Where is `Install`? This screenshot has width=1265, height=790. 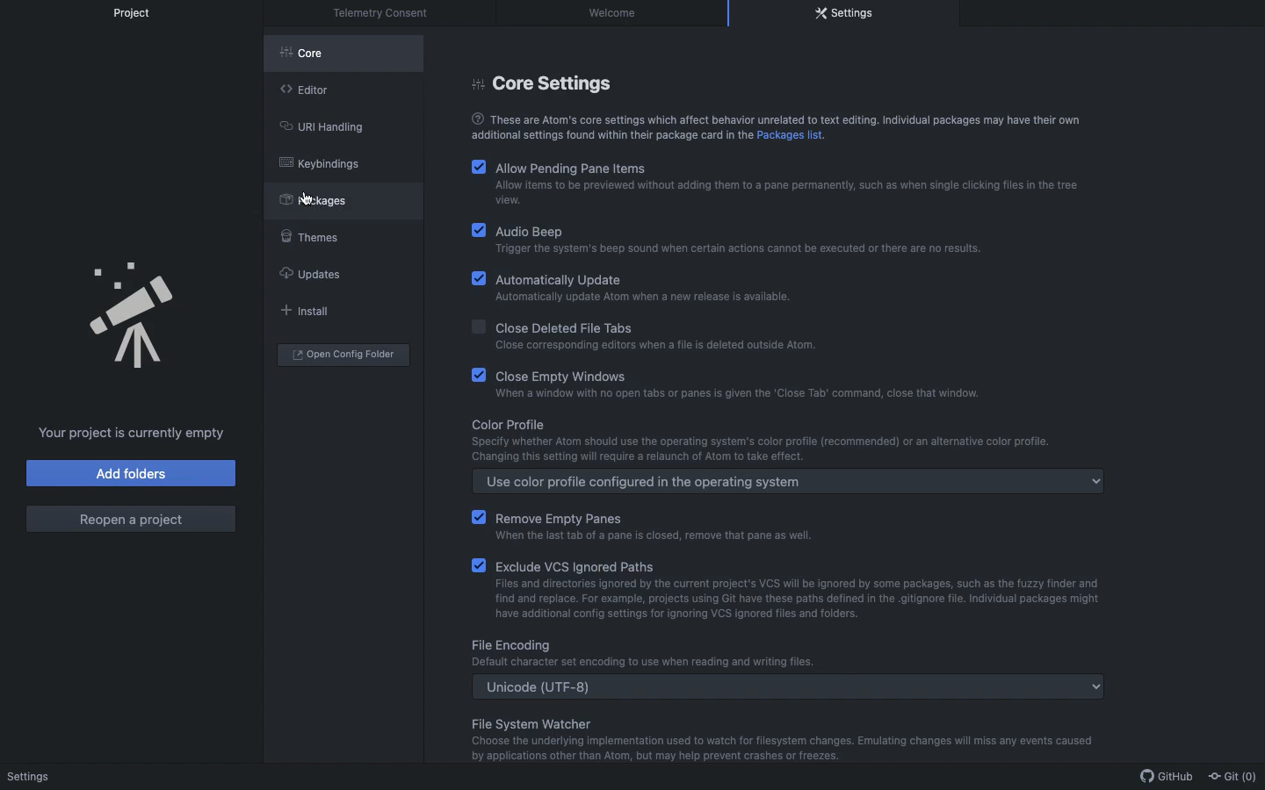 Install is located at coordinates (302, 310).